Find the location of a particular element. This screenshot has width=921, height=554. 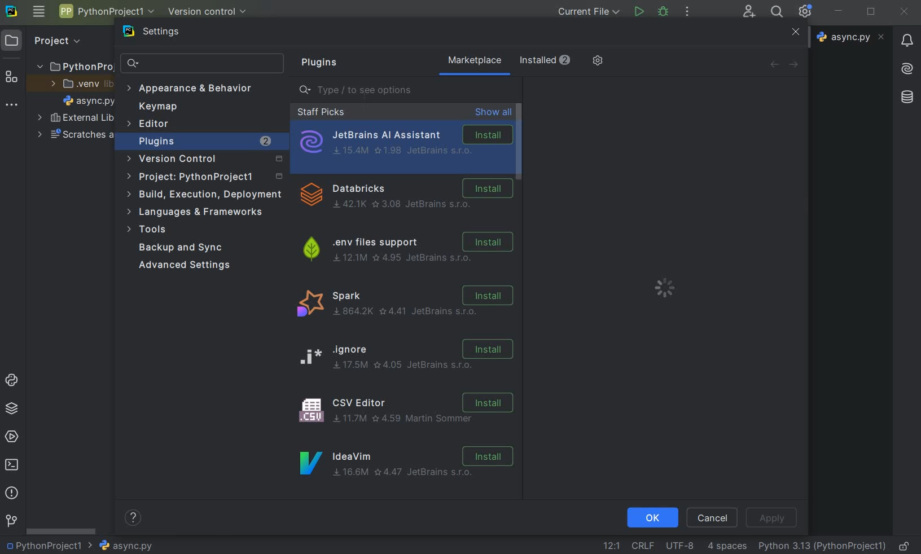

cancel is located at coordinates (713, 518).